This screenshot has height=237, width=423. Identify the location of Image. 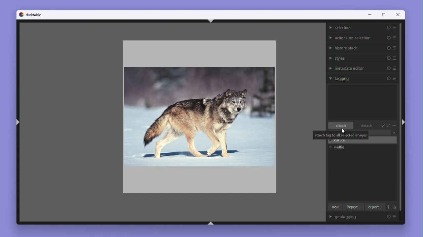
(198, 115).